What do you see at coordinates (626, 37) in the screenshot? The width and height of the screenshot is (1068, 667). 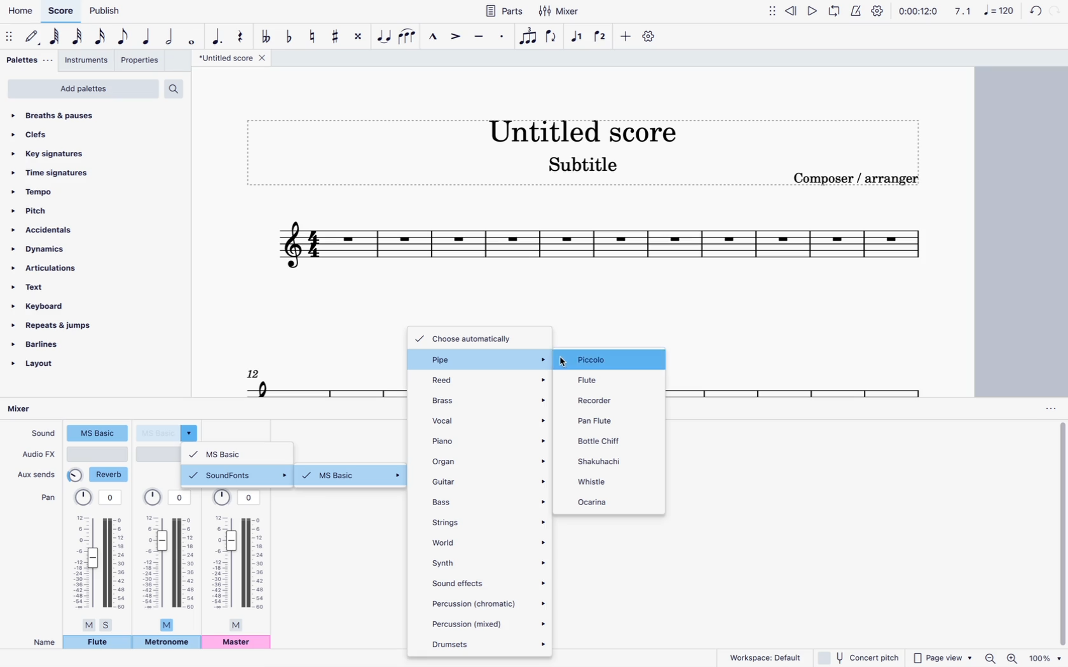 I see `more` at bounding box center [626, 37].